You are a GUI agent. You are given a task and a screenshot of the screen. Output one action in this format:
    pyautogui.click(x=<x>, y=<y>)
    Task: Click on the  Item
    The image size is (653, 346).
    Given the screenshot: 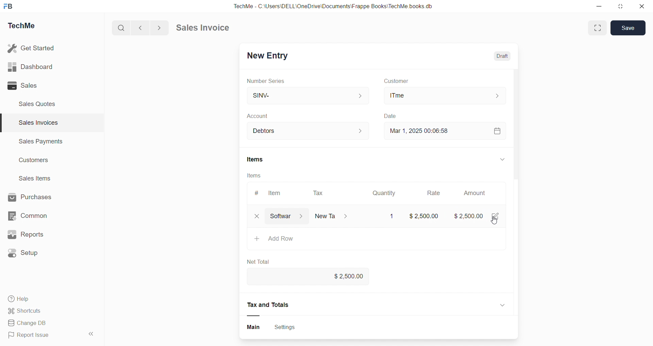 What is the action you would take?
    pyautogui.click(x=273, y=215)
    